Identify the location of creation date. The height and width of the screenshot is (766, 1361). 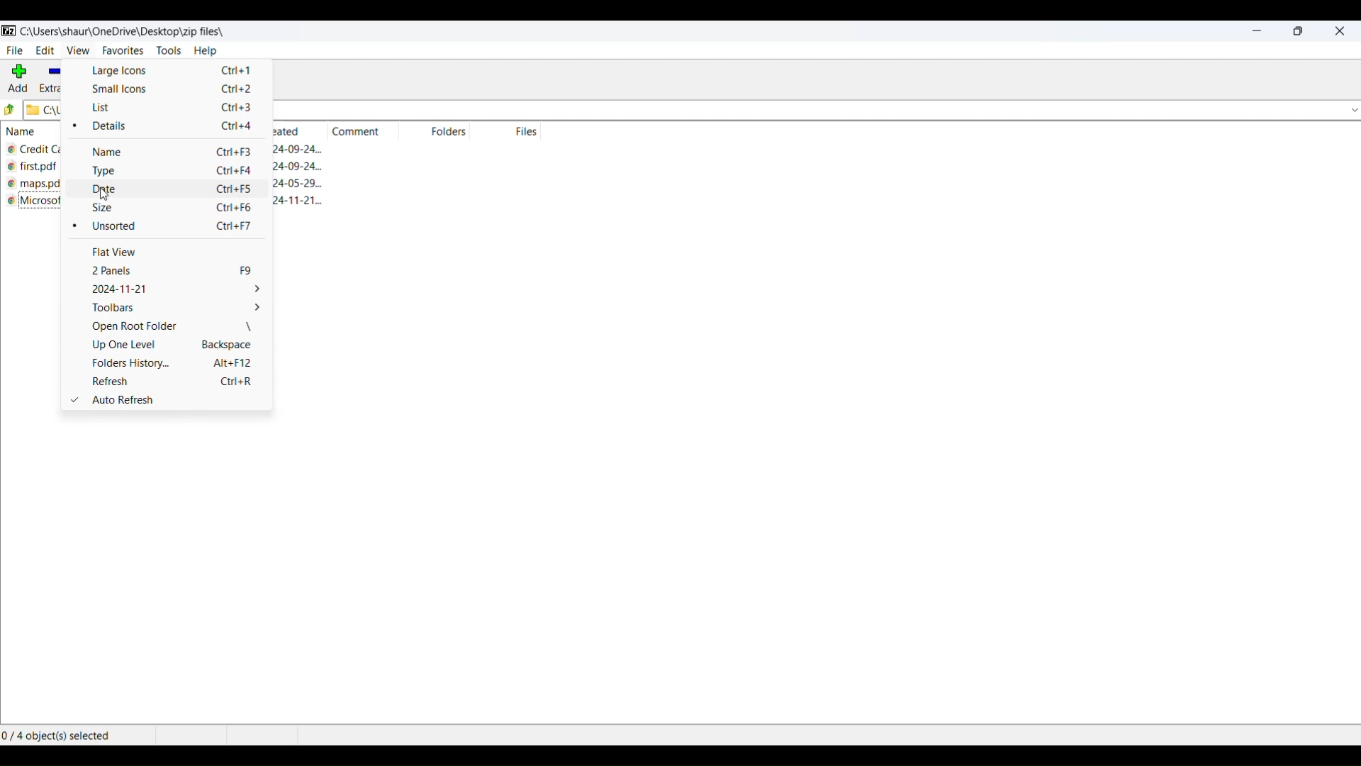
(305, 203).